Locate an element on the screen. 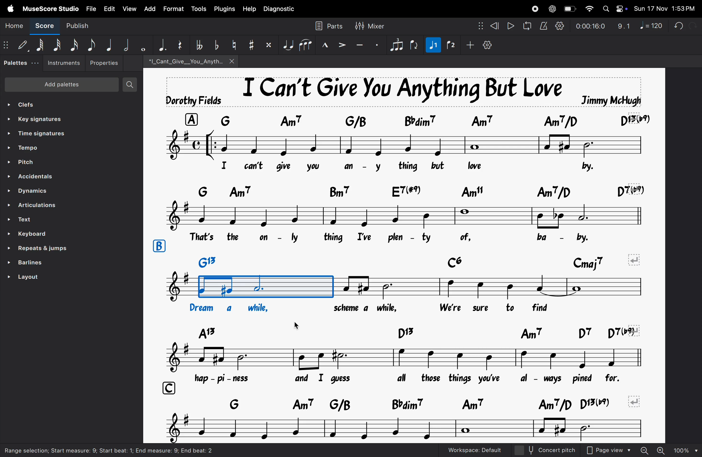 The image size is (702, 457). 32 note is located at coordinates (57, 46).